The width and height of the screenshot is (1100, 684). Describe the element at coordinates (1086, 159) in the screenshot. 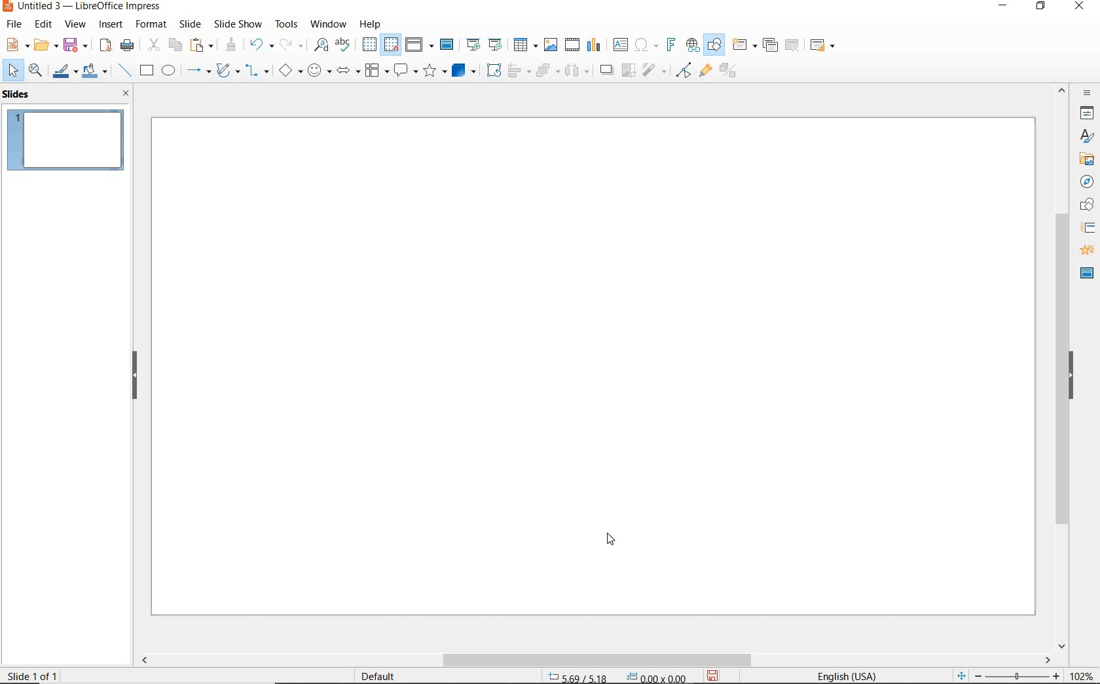

I see `GALLERY` at that location.